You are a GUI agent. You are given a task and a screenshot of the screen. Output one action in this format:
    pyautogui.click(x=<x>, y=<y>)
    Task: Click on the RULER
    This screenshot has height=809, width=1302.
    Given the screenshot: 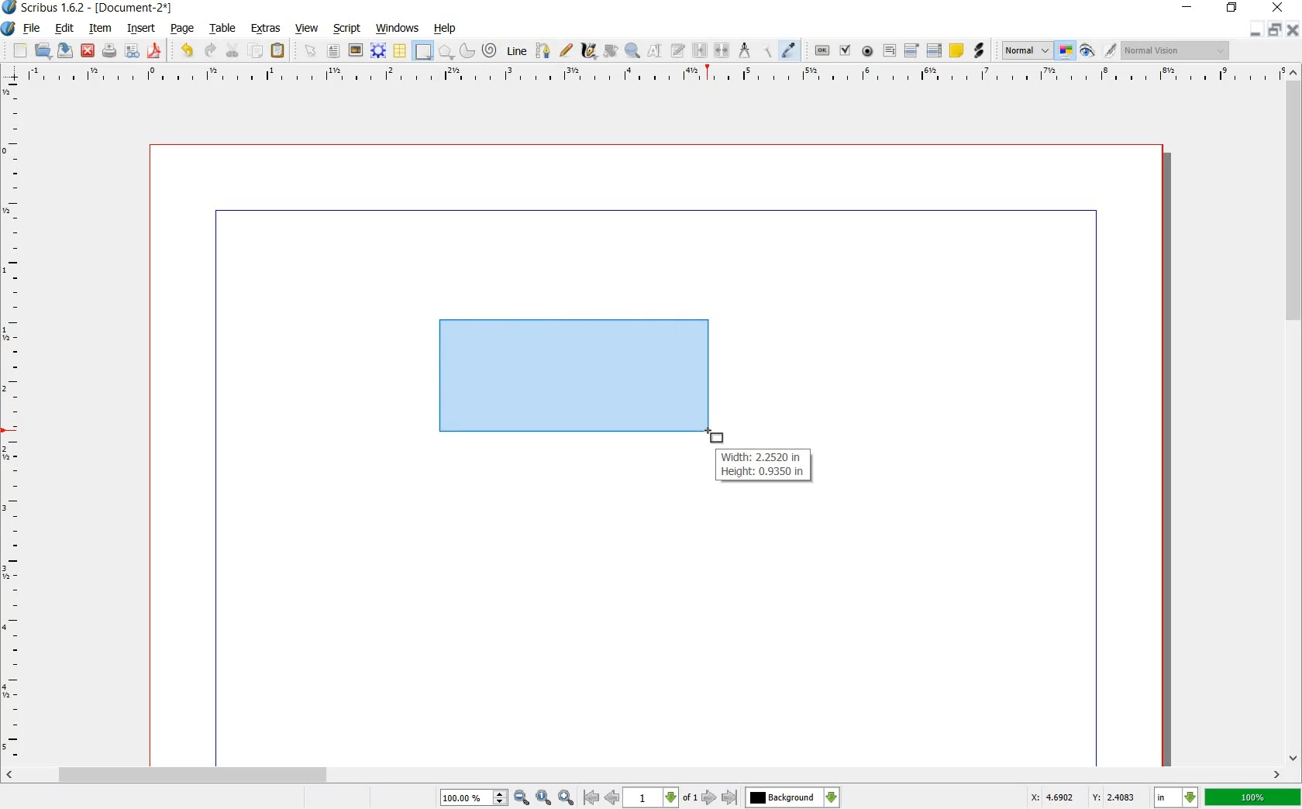 What is the action you would take?
    pyautogui.click(x=13, y=422)
    